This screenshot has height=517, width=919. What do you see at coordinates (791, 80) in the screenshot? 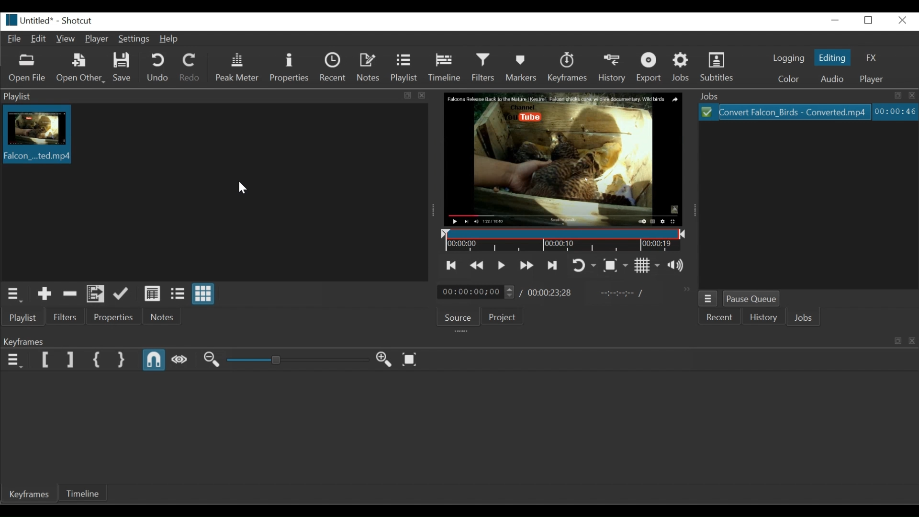
I see `Color` at bounding box center [791, 80].